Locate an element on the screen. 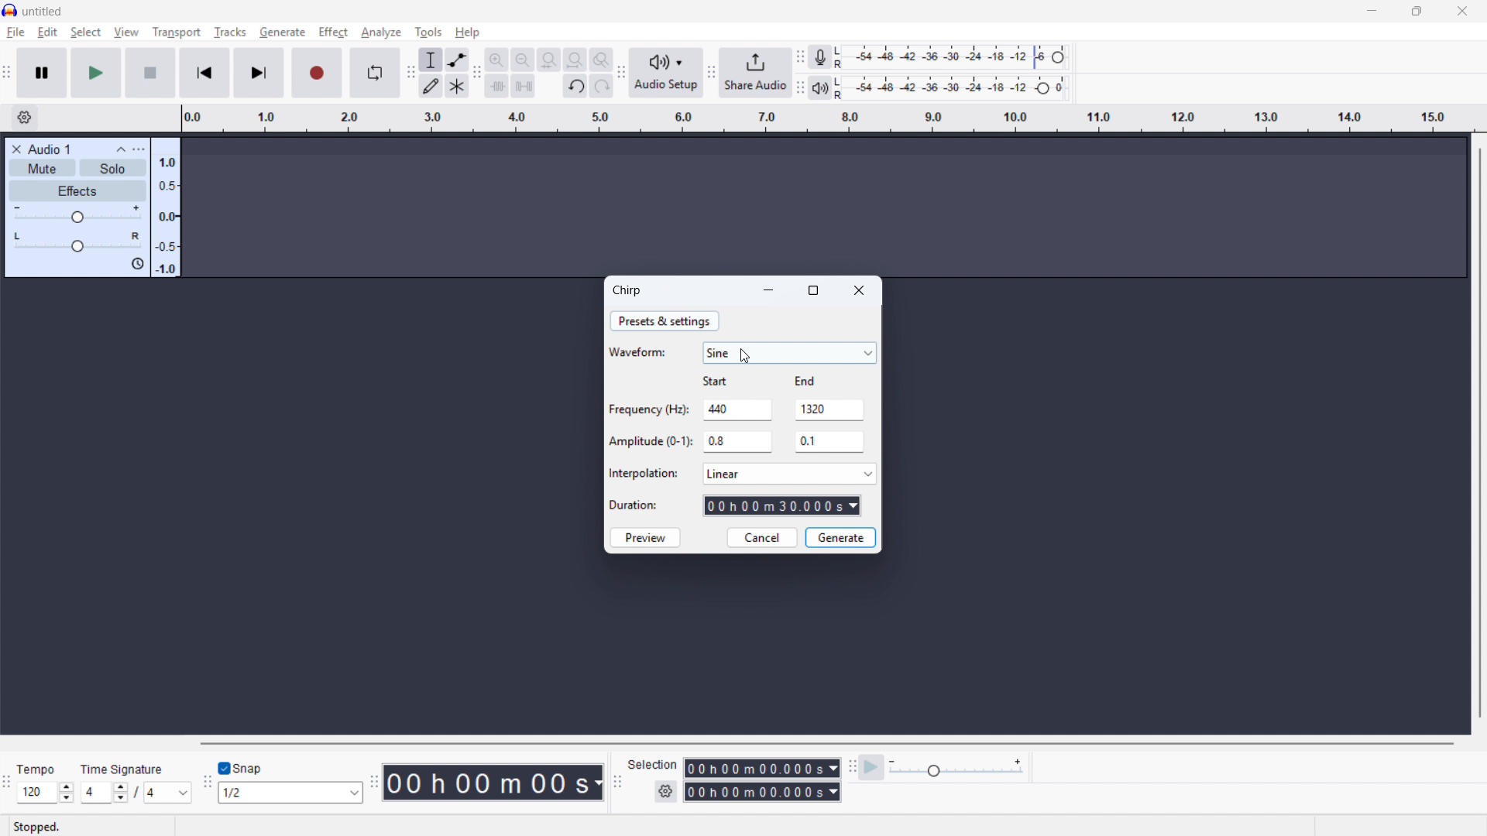 Image resolution: width=1487 pixels, height=836 pixels. Waveform  is located at coordinates (790, 353).